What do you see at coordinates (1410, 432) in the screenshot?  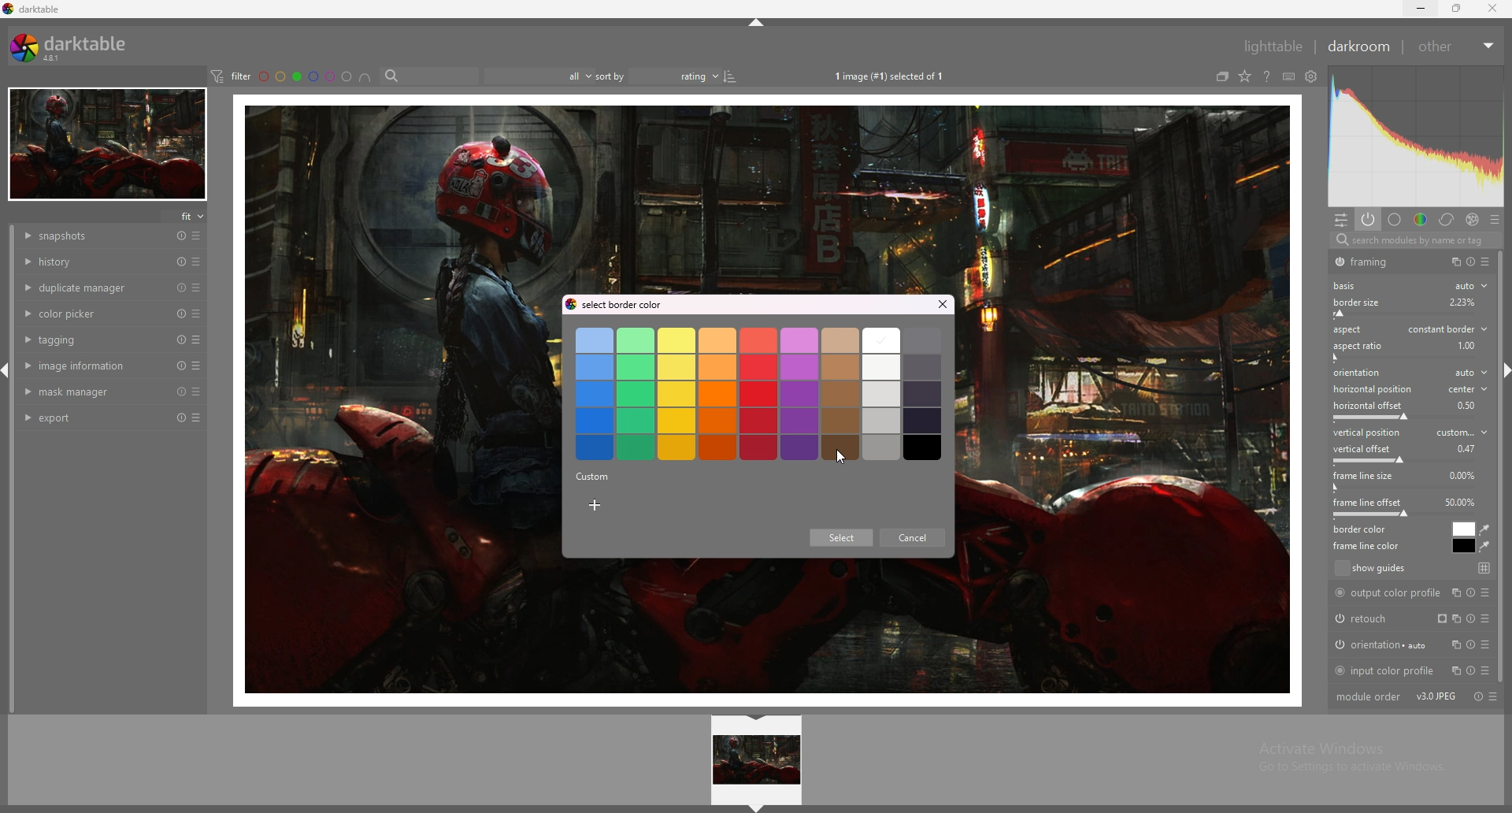 I see `vertical position` at bounding box center [1410, 432].